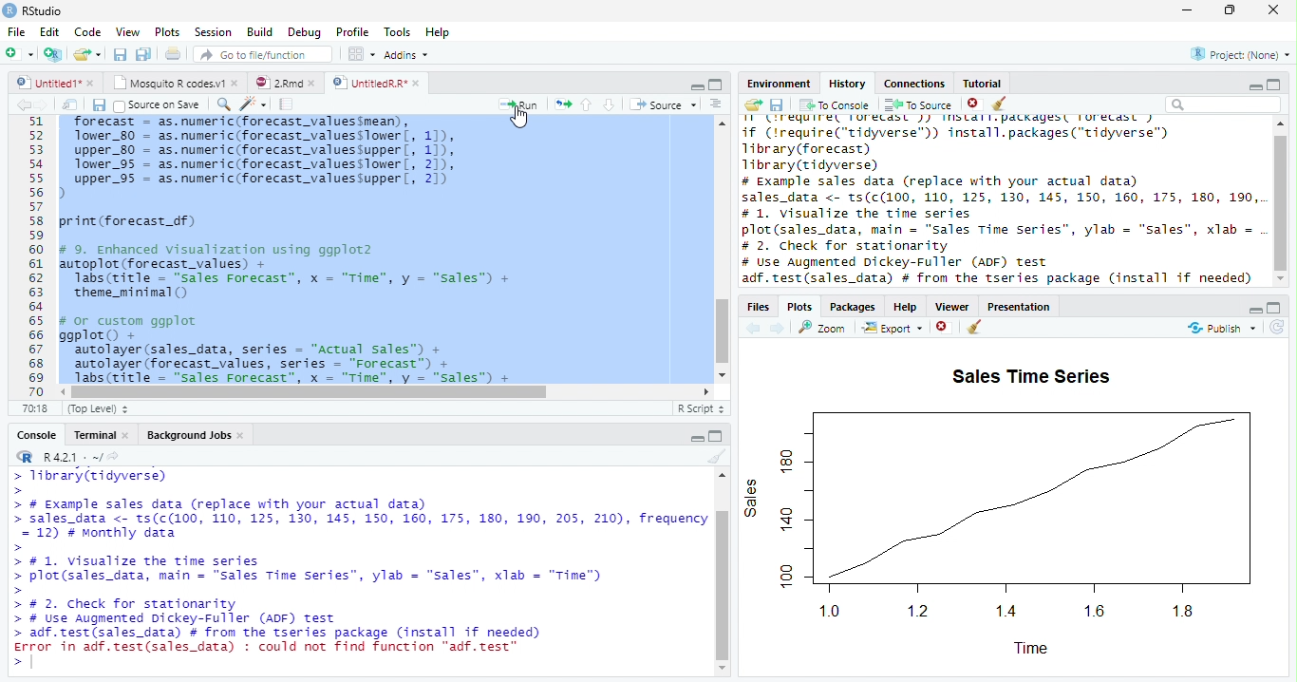 The width and height of the screenshot is (1297, 682). What do you see at coordinates (1275, 10) in the screenshot?
I see `Close` at bounding box center [1275, 10].